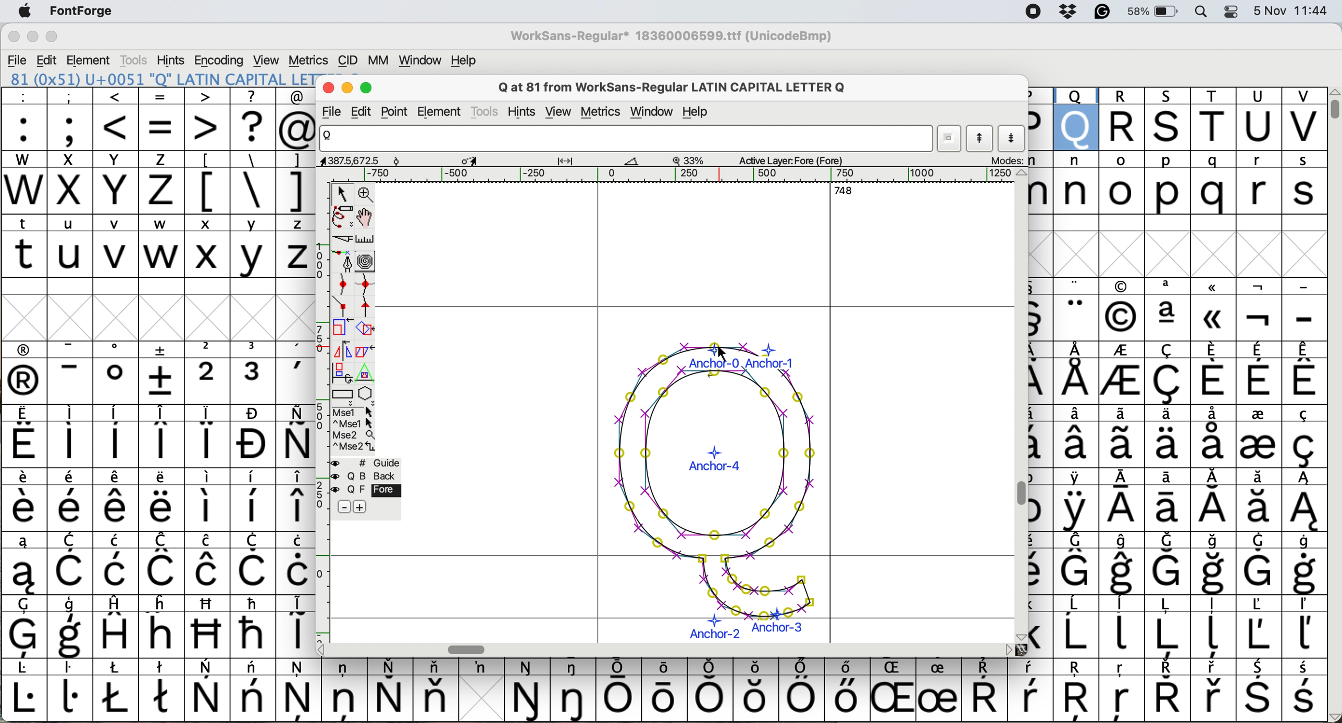  What do you see at coordinates (252, 191) in the screenshot?
I see `special characters` at bounding box center [252, 191].